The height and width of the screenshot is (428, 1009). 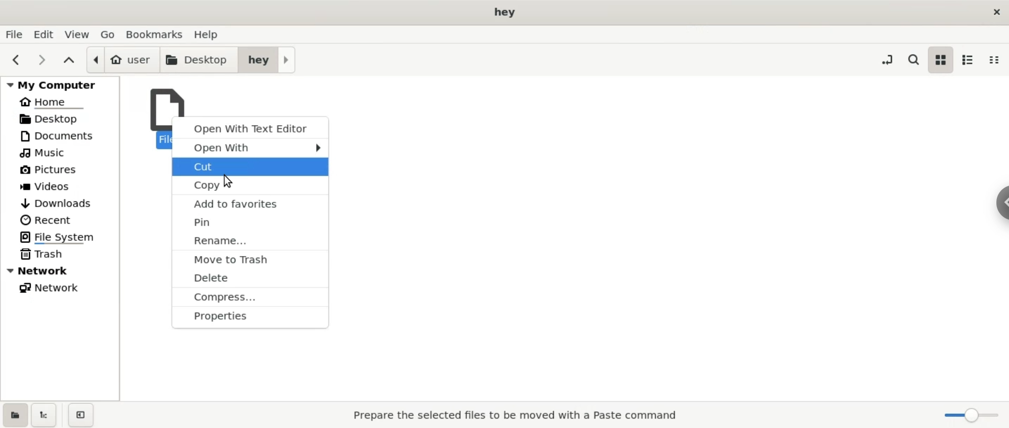 What do you see at coordinates (268, 59) in the screenshot?
I see `hey` at bounding box center [268, 59].